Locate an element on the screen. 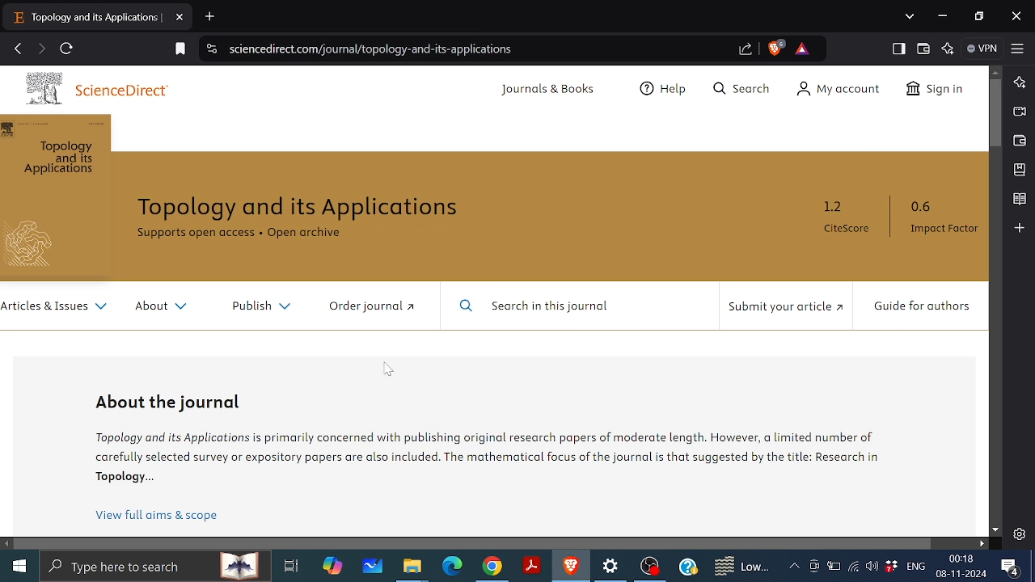 The width and height of the screenshot is (1035, 582). Internet access is located at coordinates (851, 567).